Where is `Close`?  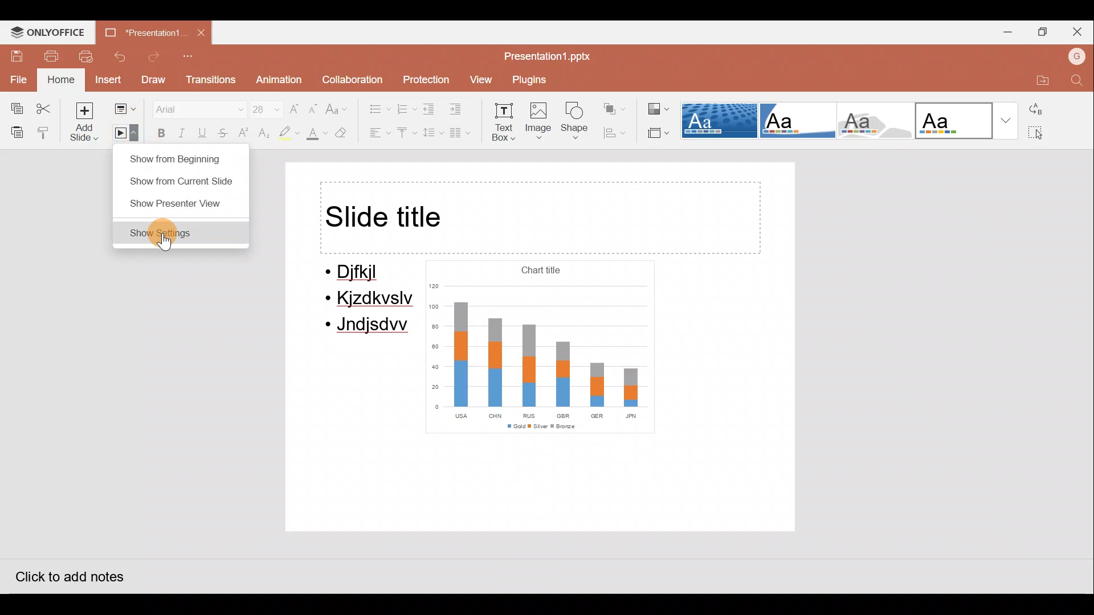
Close is located at coordinates (1077, 30).